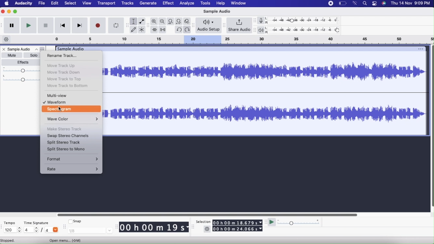  I want to click on Select, so click(71, 3).